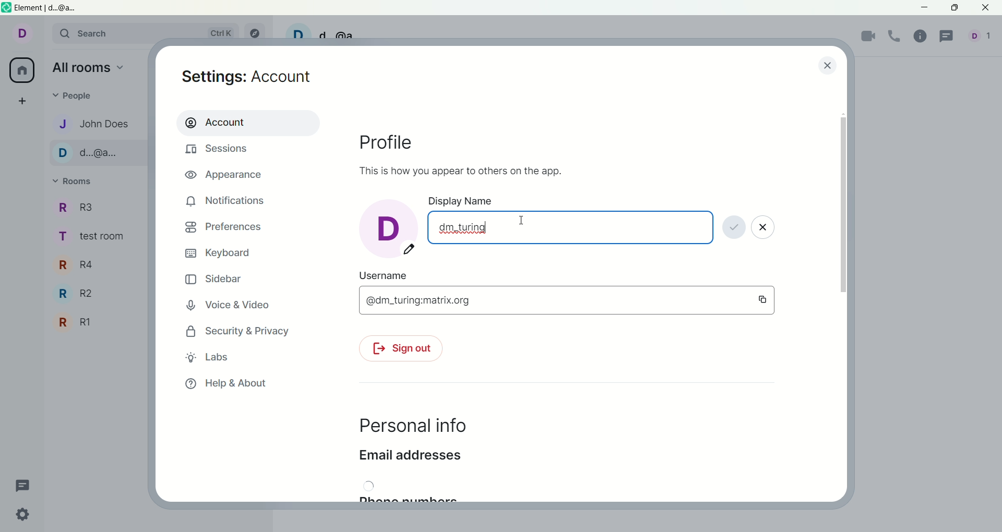 The image size is (1002, 532). What do you see at coordinates (23, 483) in the screenshot?
I see `threads` at bounding box center [23, 483].